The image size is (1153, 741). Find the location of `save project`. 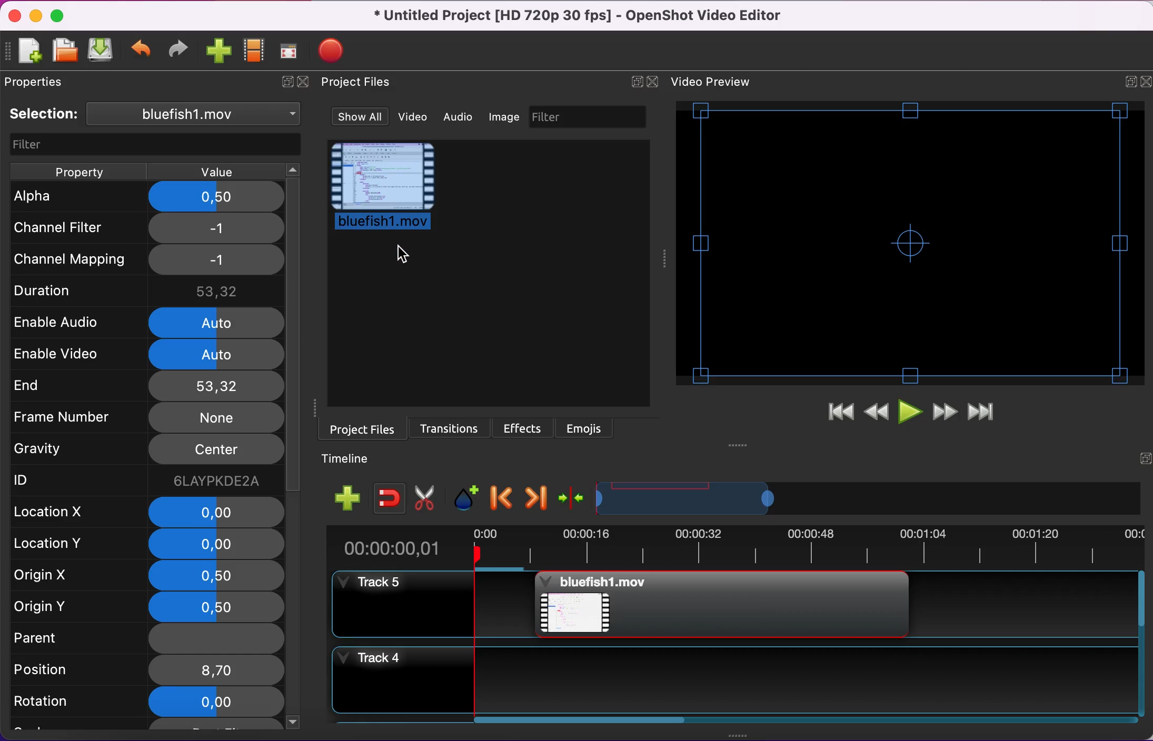

save project is located at coordinates (102, 51).